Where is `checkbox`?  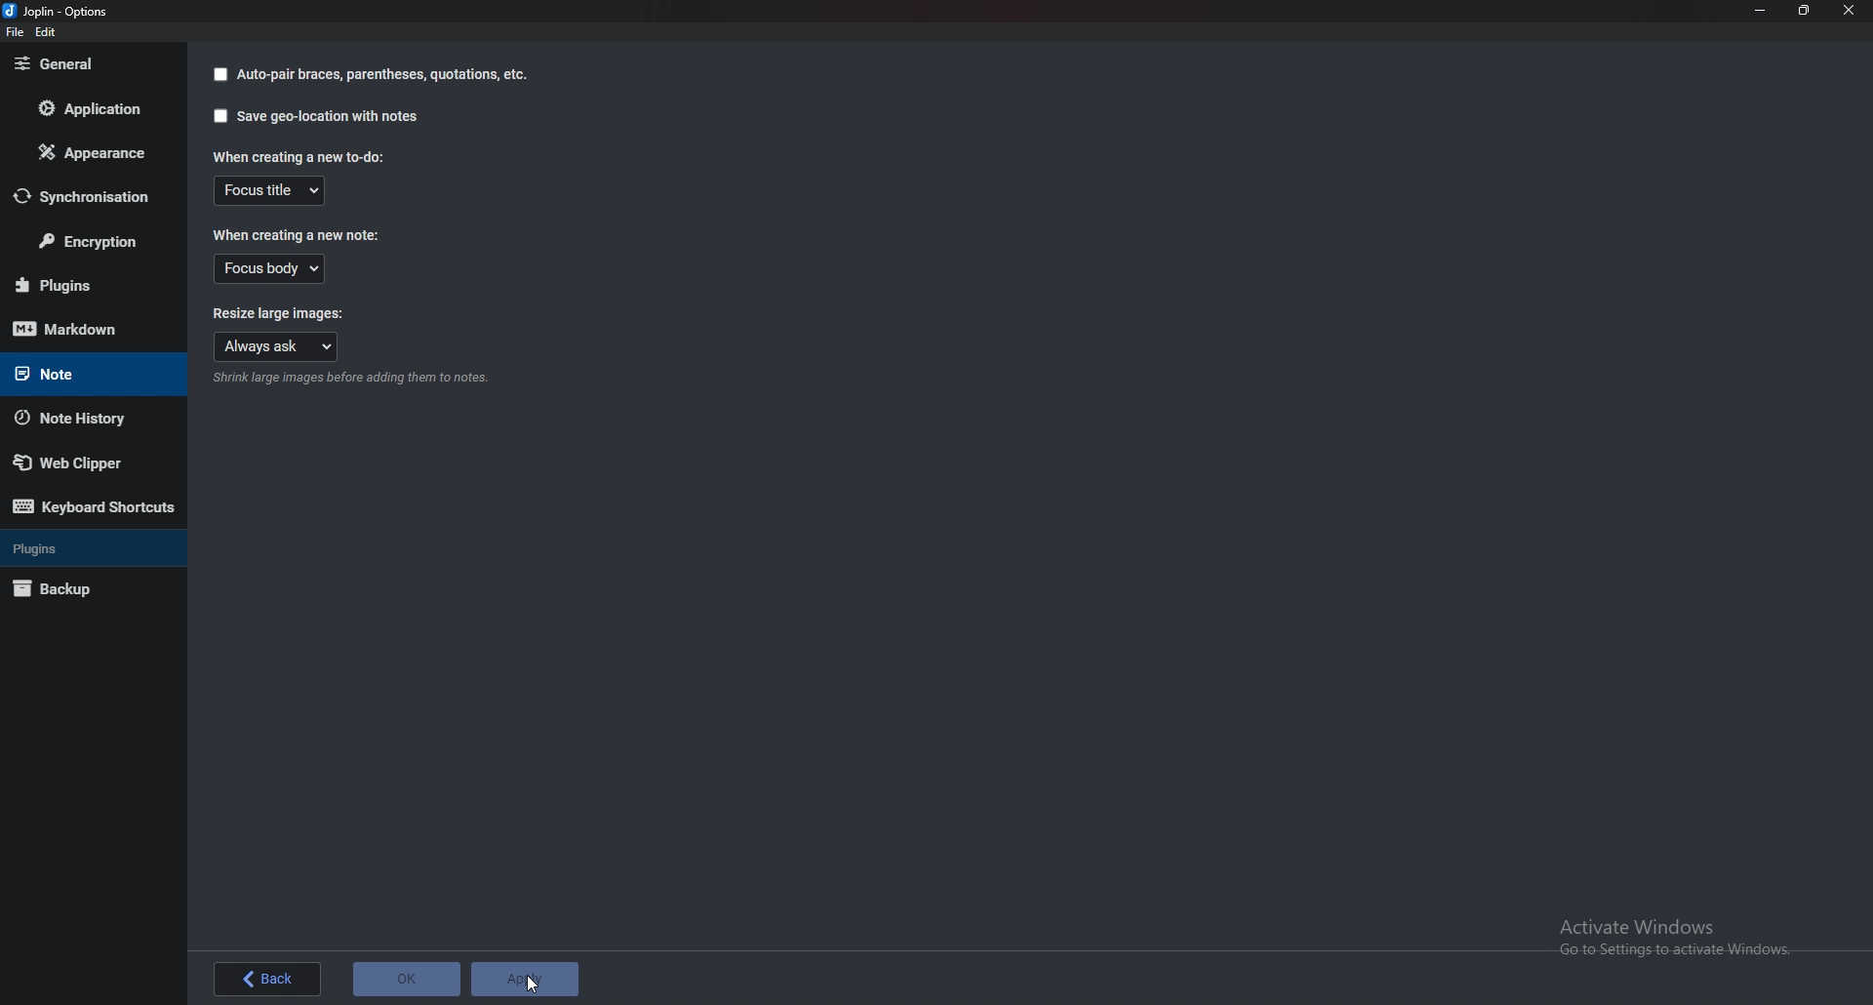
checkbox is located at coordinates (217, 74).